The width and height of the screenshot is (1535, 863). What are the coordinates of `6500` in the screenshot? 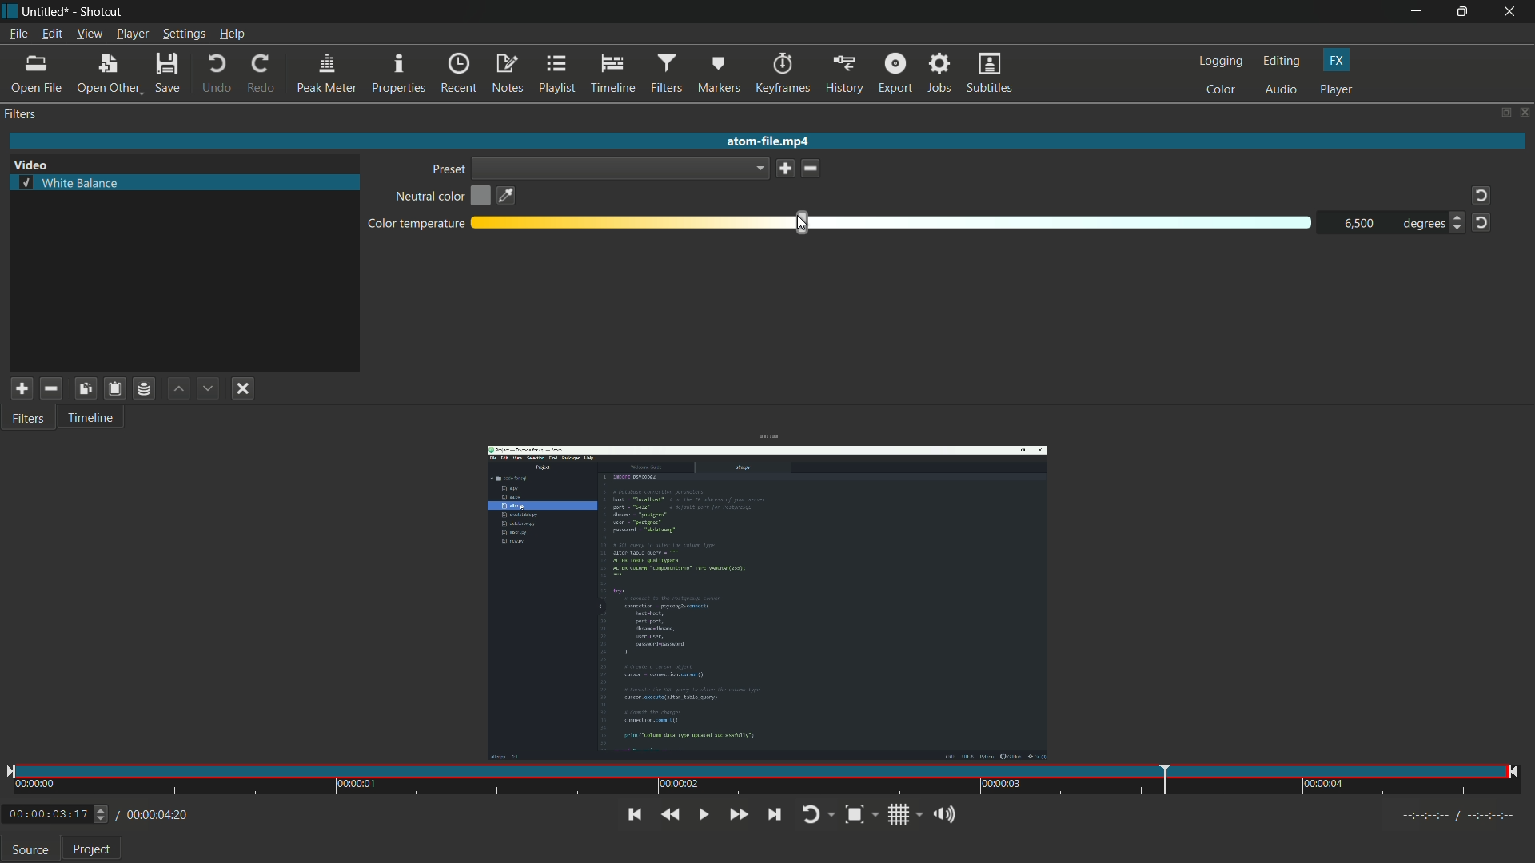 It's located at (1359, 223).